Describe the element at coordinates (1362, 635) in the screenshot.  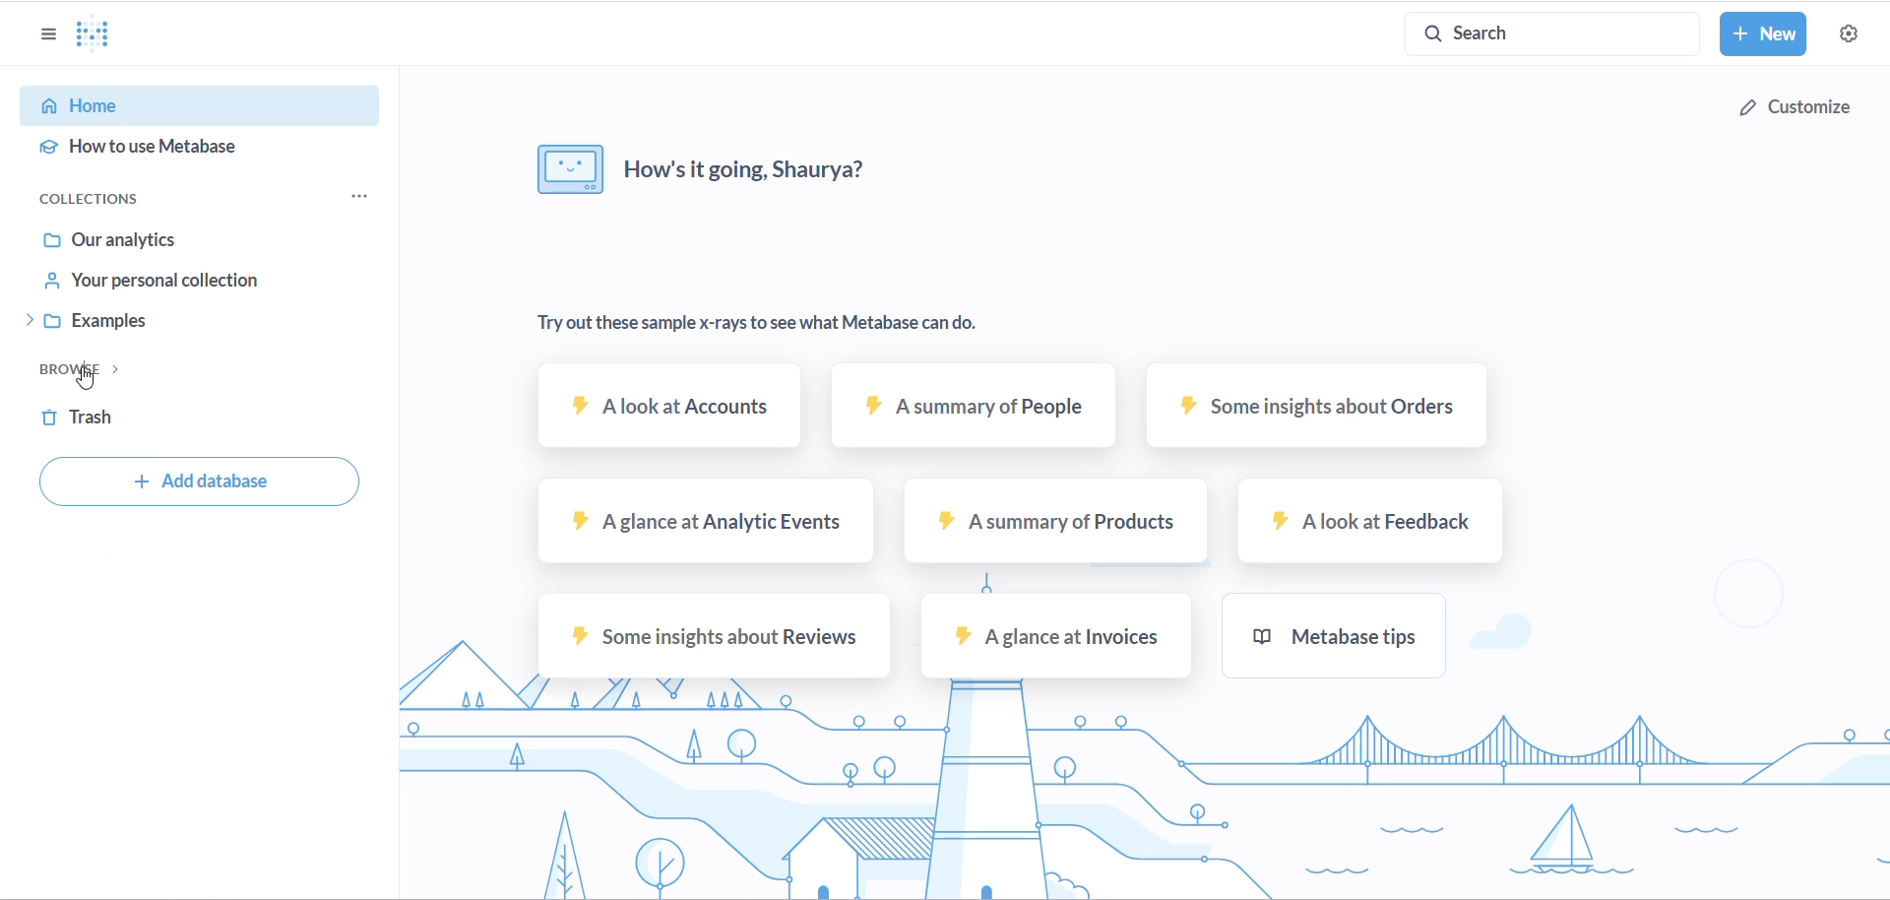
I see `metabase tips` at that location.